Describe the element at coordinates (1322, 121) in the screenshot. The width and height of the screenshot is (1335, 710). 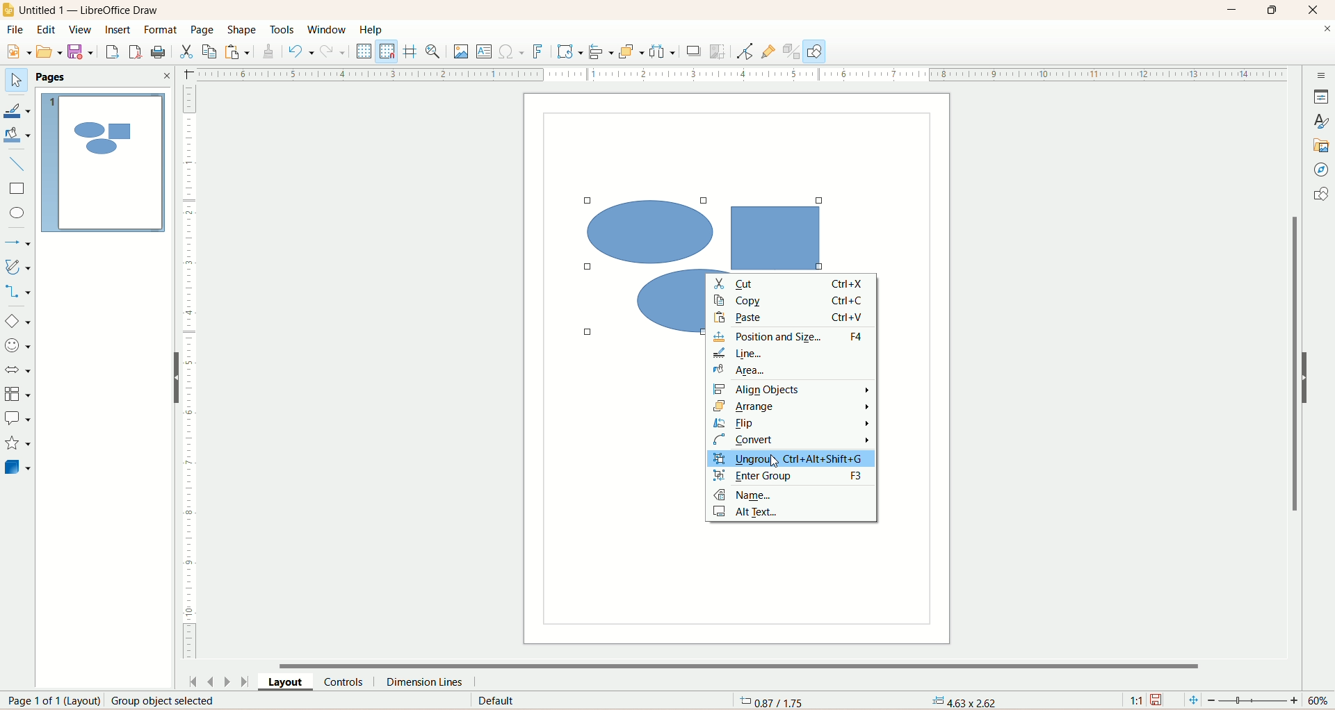
I see `styles` at that location.